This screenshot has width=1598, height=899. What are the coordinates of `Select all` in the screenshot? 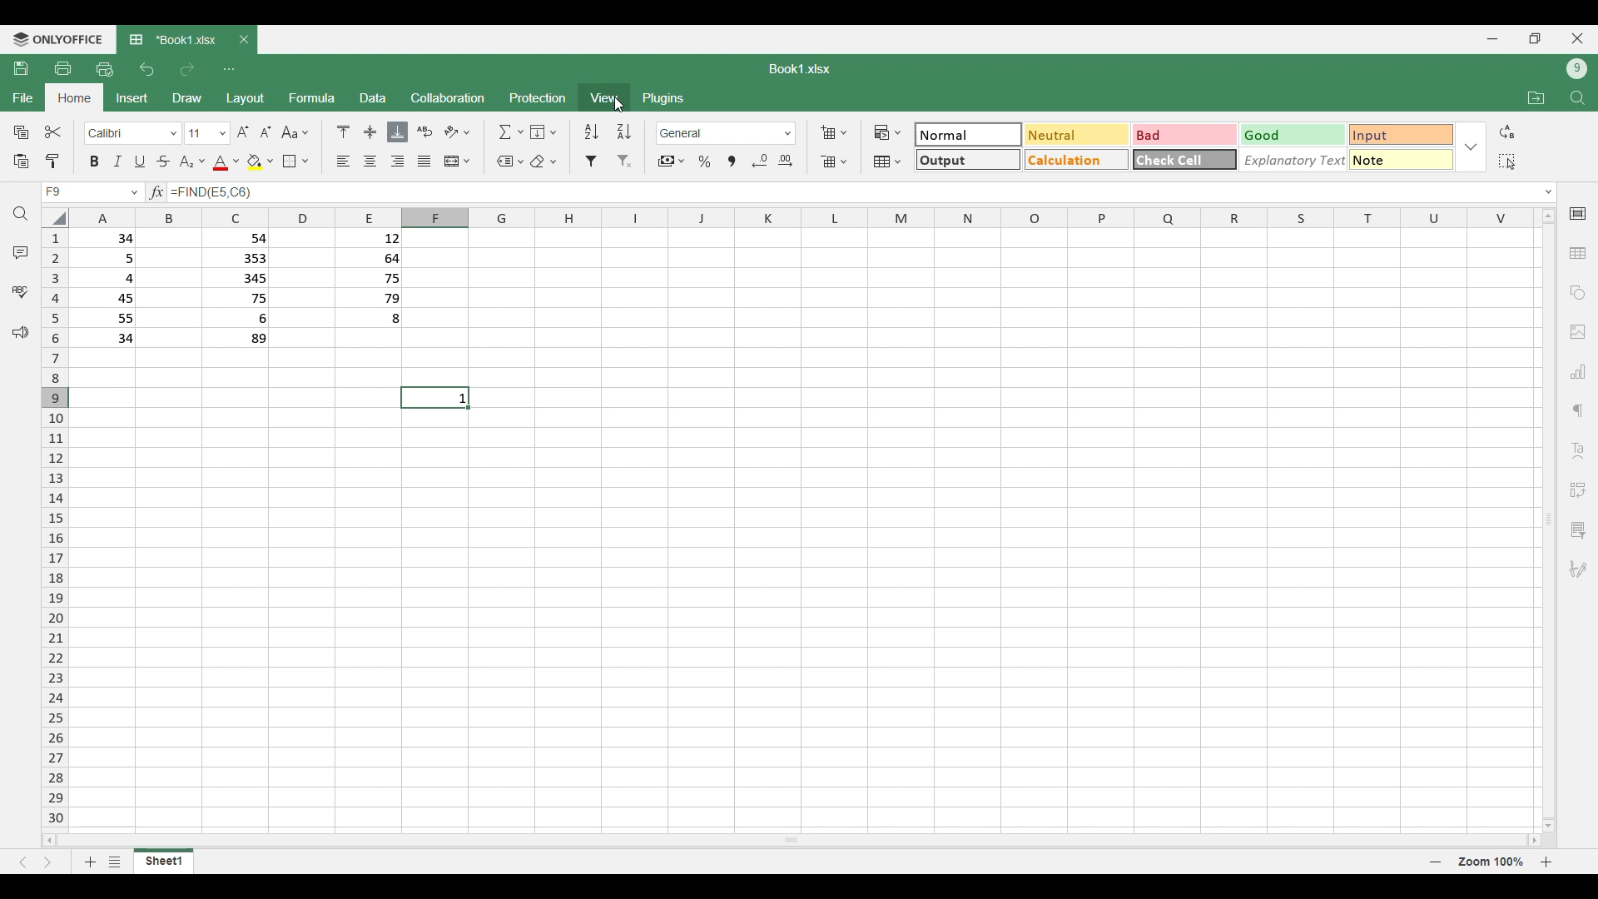 It's located at (1507, 161).